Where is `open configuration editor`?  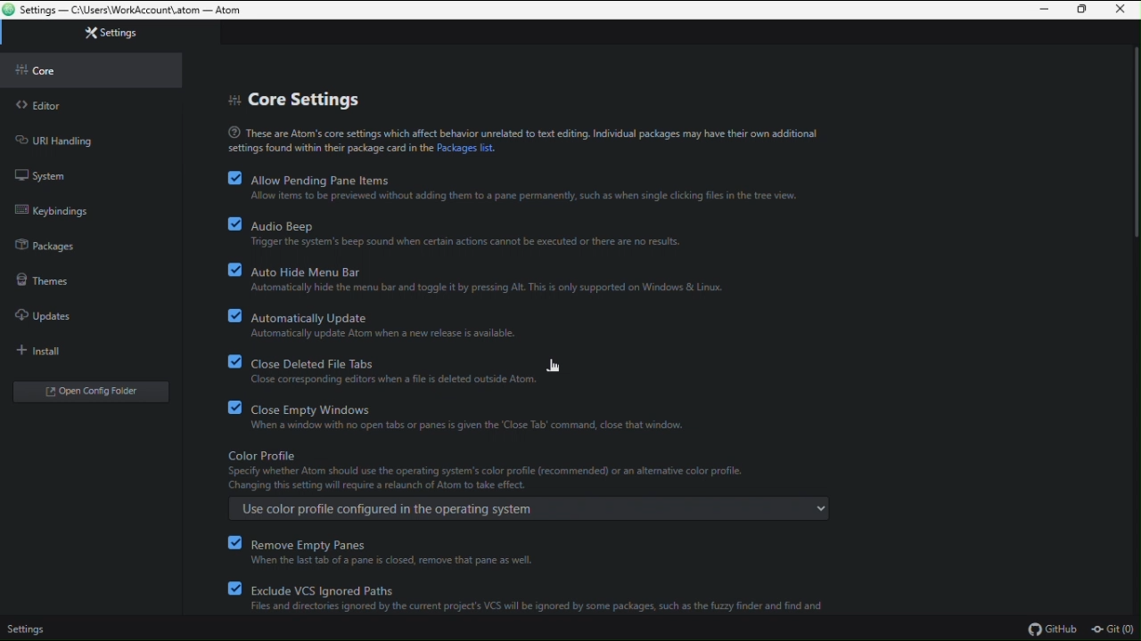
open configuration editor is located at coordinates (94, 393).